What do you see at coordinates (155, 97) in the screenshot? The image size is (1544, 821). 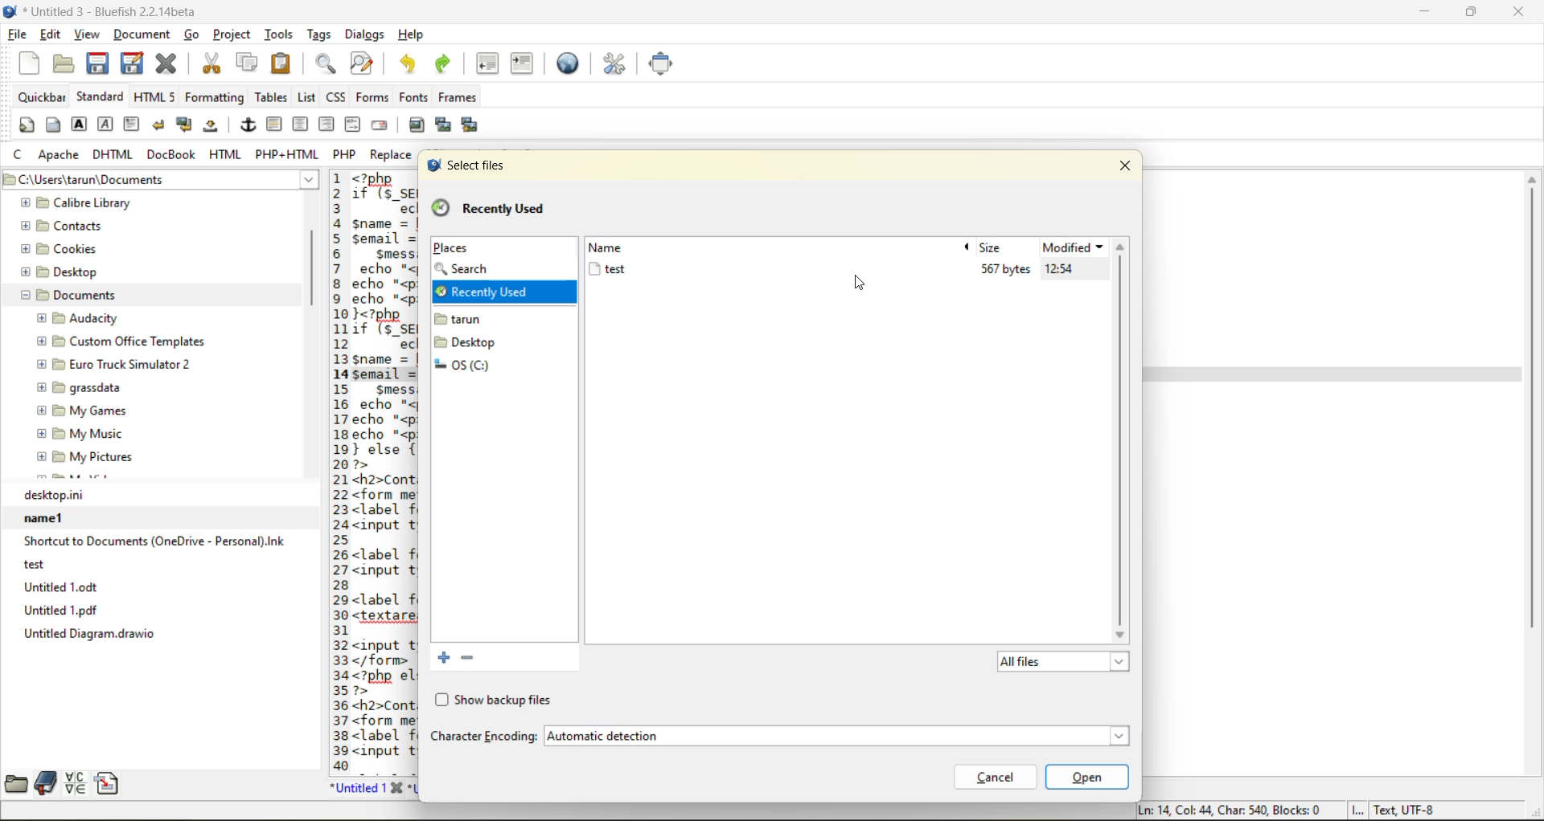 I see `html 5` at bounding box center [155, 97].